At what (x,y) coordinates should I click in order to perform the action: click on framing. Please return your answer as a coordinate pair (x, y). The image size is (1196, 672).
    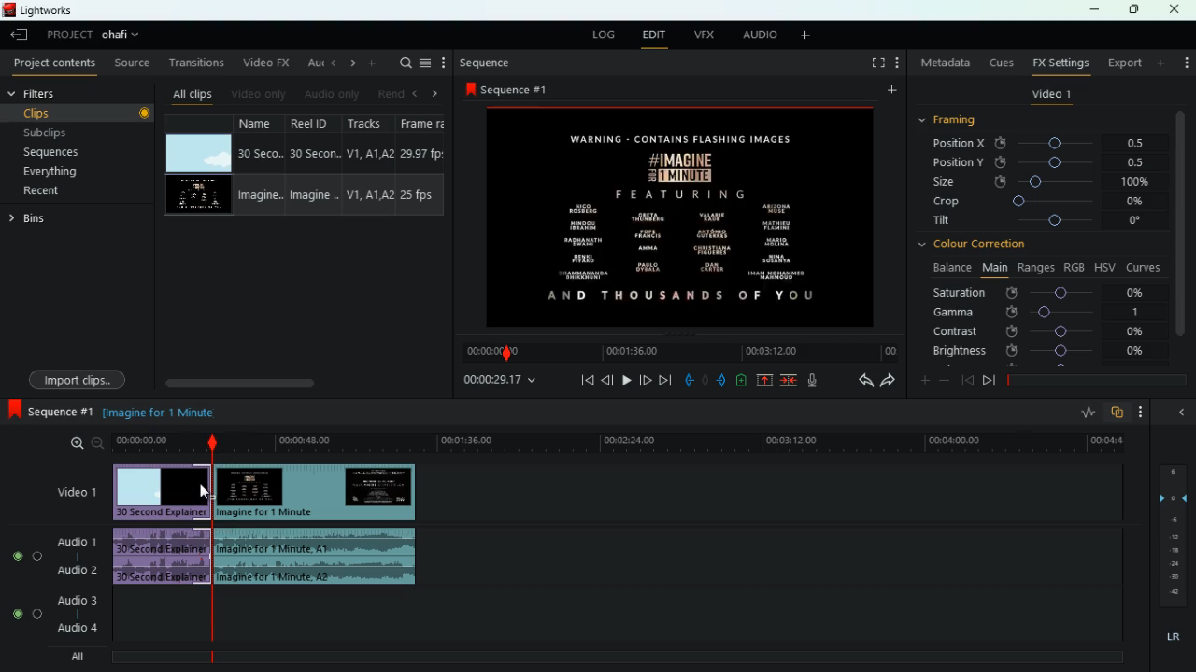
    Looking at the image, I should click on (959, 120).